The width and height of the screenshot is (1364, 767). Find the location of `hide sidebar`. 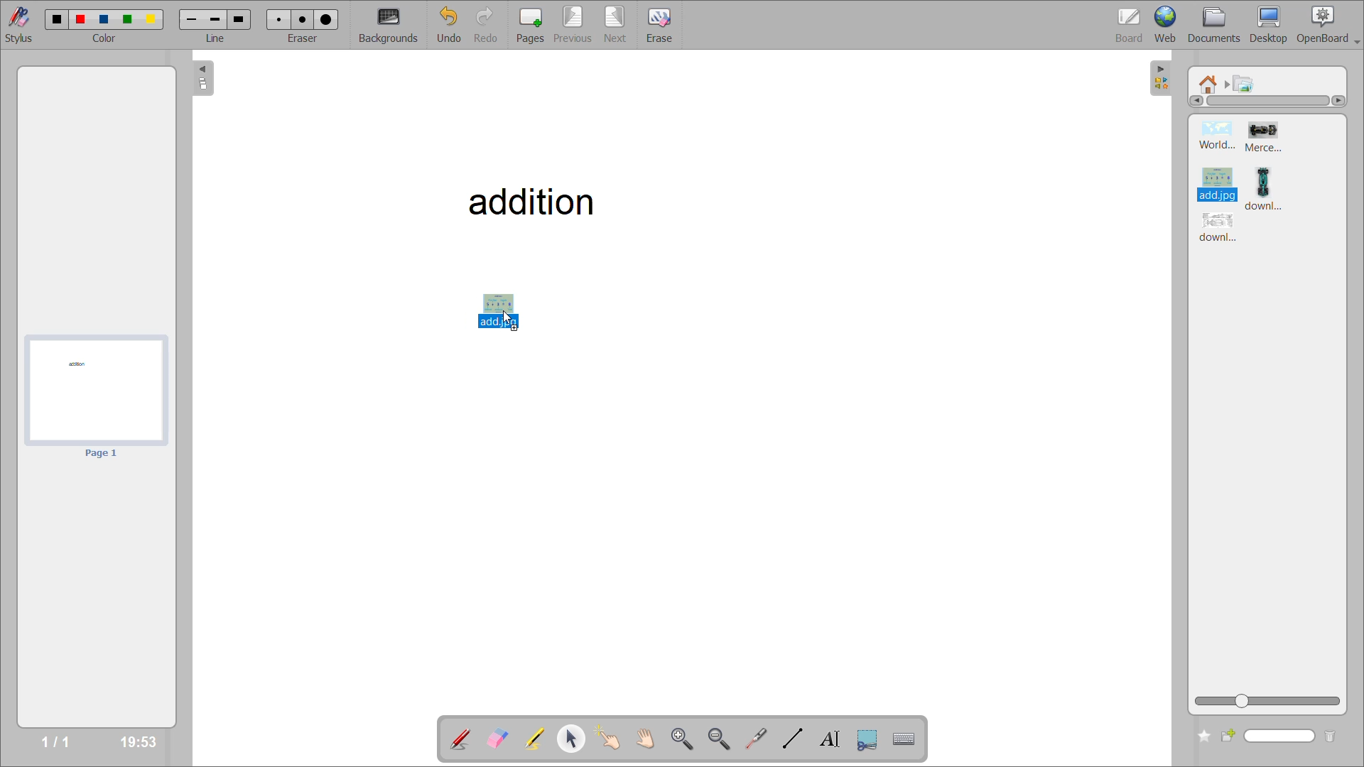

hide sidebar is located at coordinates (1162, 80).